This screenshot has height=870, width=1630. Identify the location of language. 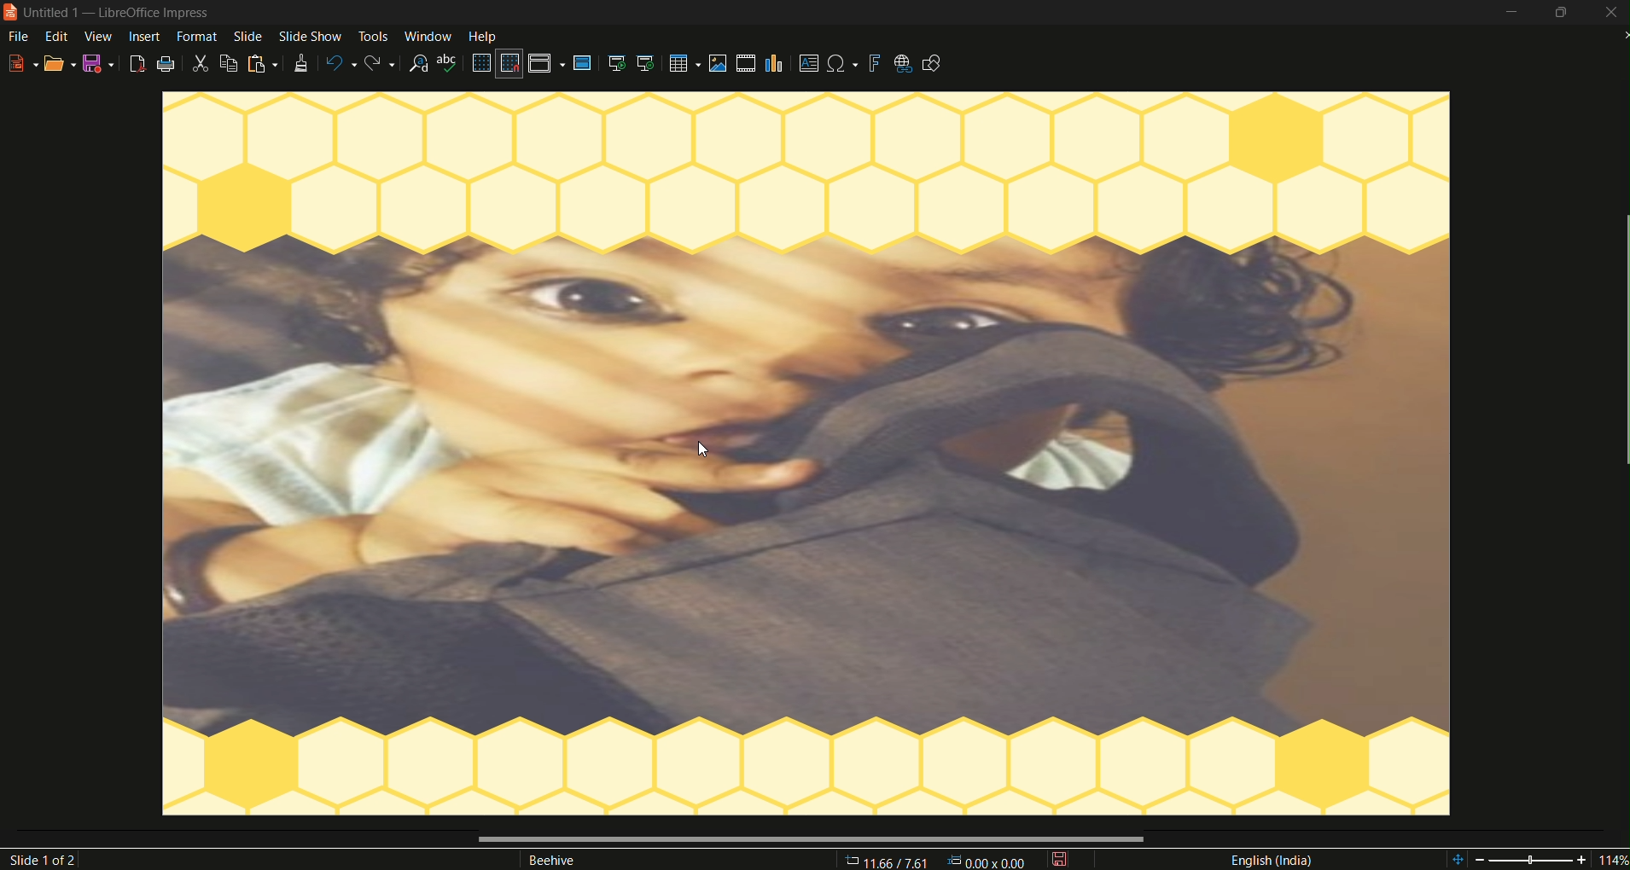
(1271, 861).